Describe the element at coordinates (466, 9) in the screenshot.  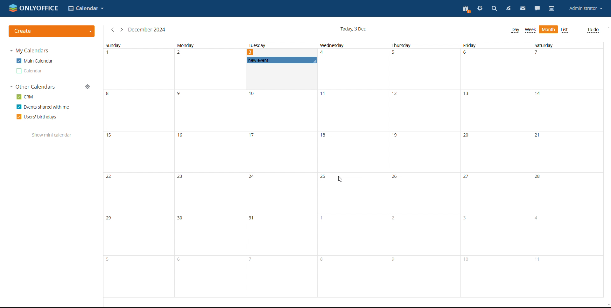
I see `present` at that location.